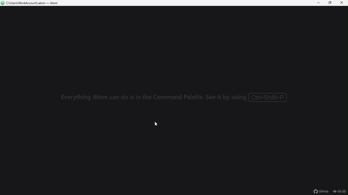 This screenshot has width=348, height=195. Describe the element at coordinates (342, 4) in the screenshot. I see `close` at that location.